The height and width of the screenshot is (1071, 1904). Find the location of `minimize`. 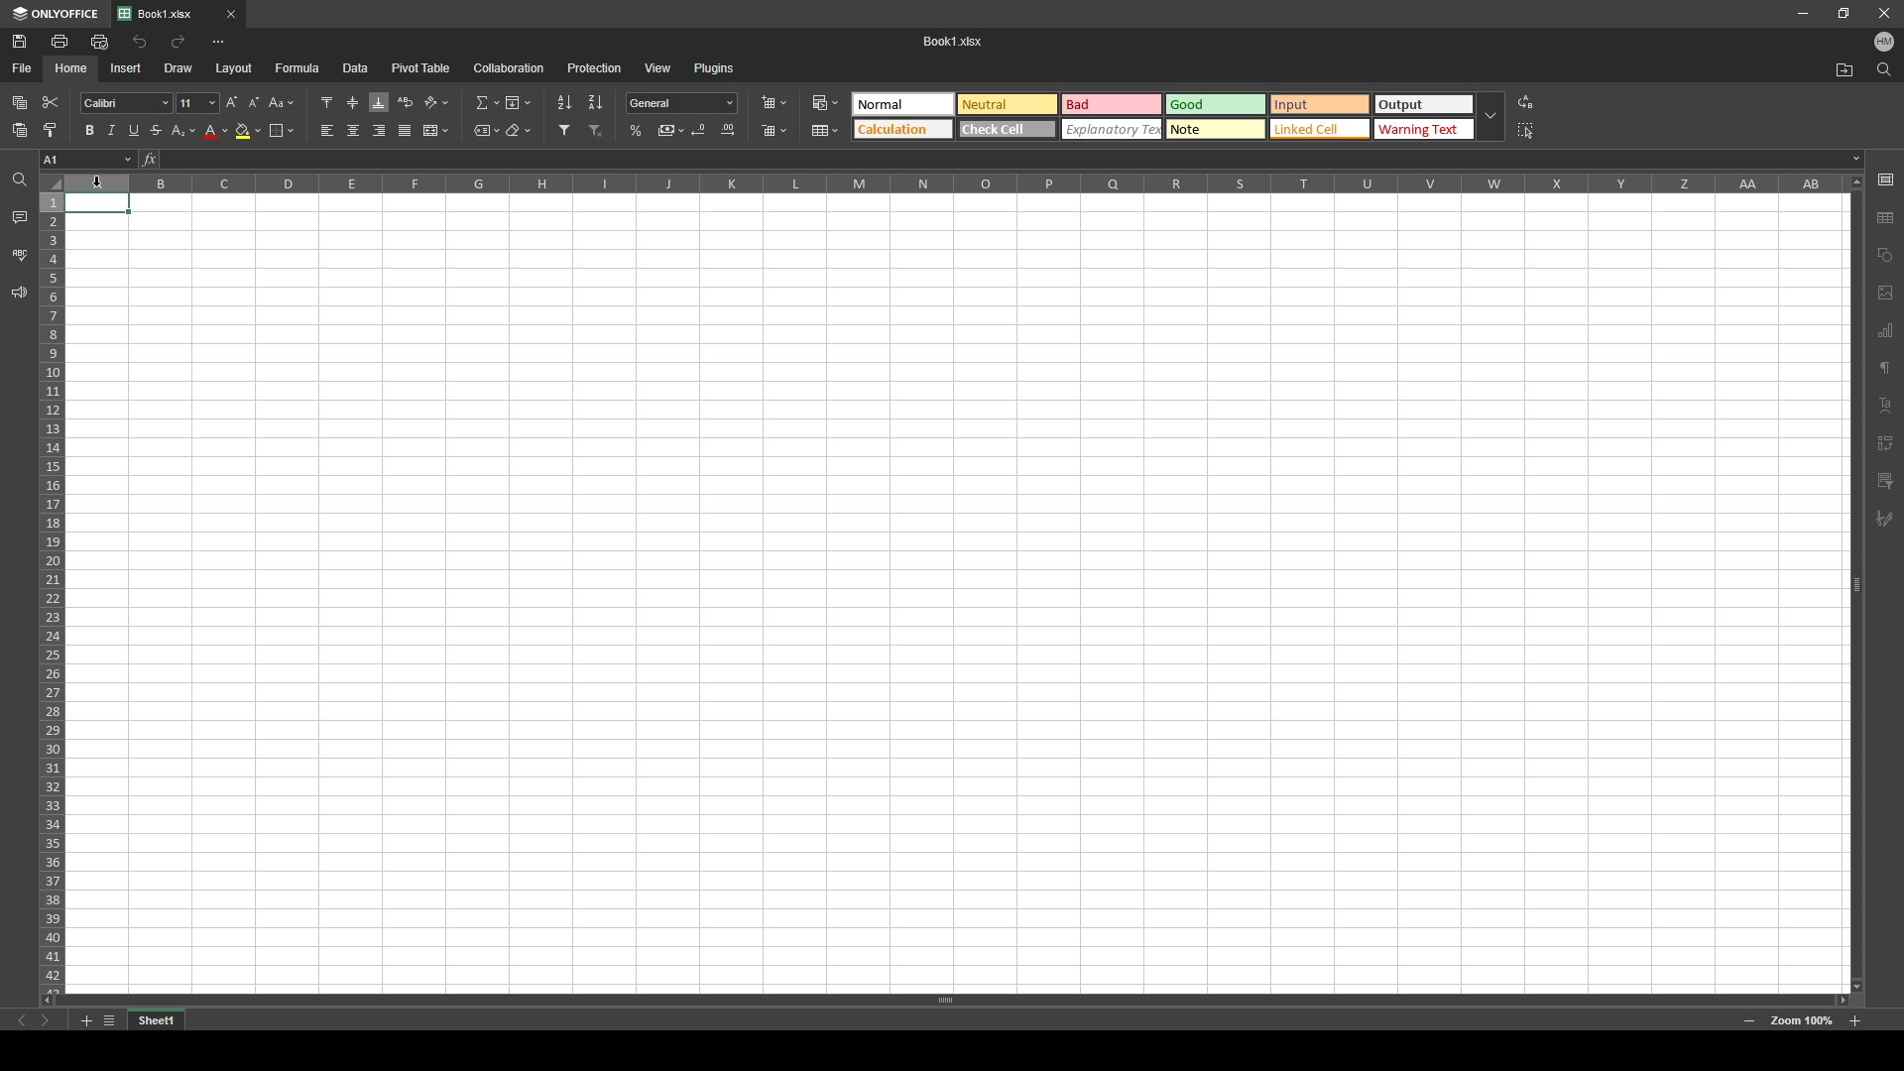

minimize is located at coordinates (1803, 14).